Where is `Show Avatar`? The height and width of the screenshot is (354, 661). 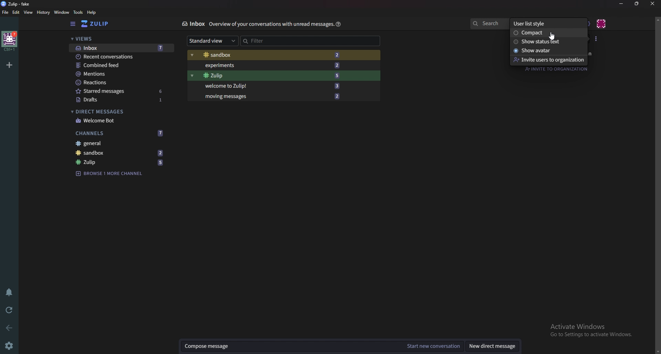 Show Avatar is located at coordinates (548, 51).